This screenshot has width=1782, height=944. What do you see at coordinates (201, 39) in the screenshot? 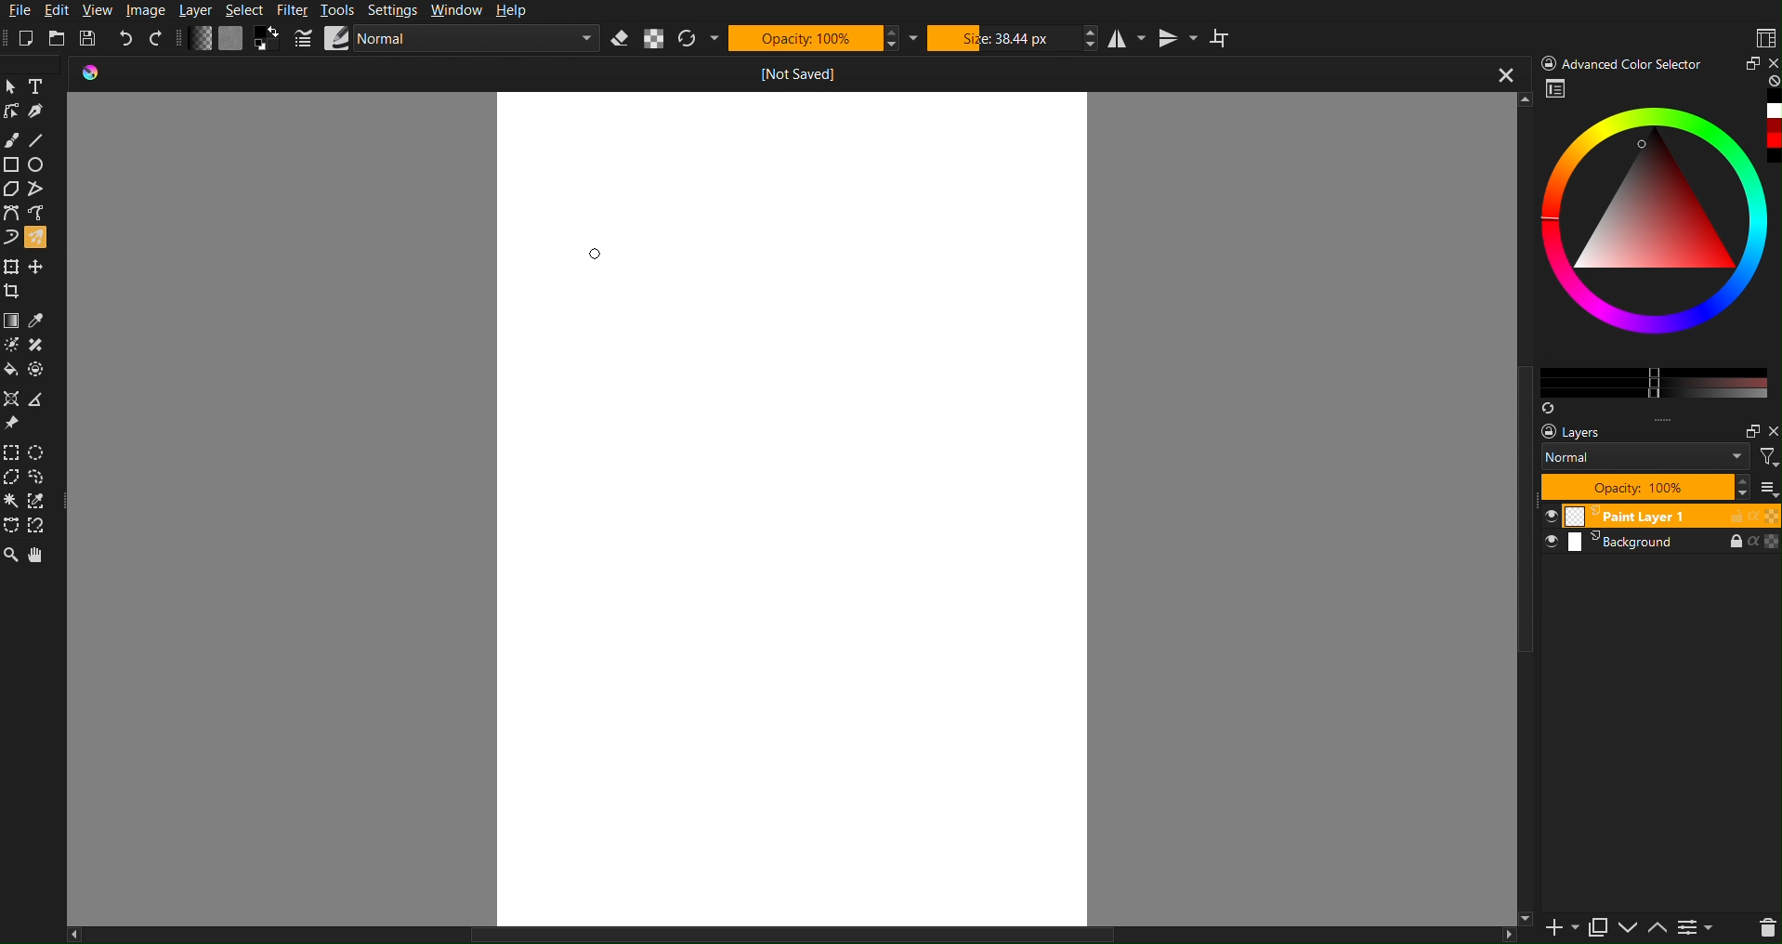
I see `Change Opacity` at bounding box center [201, 39].